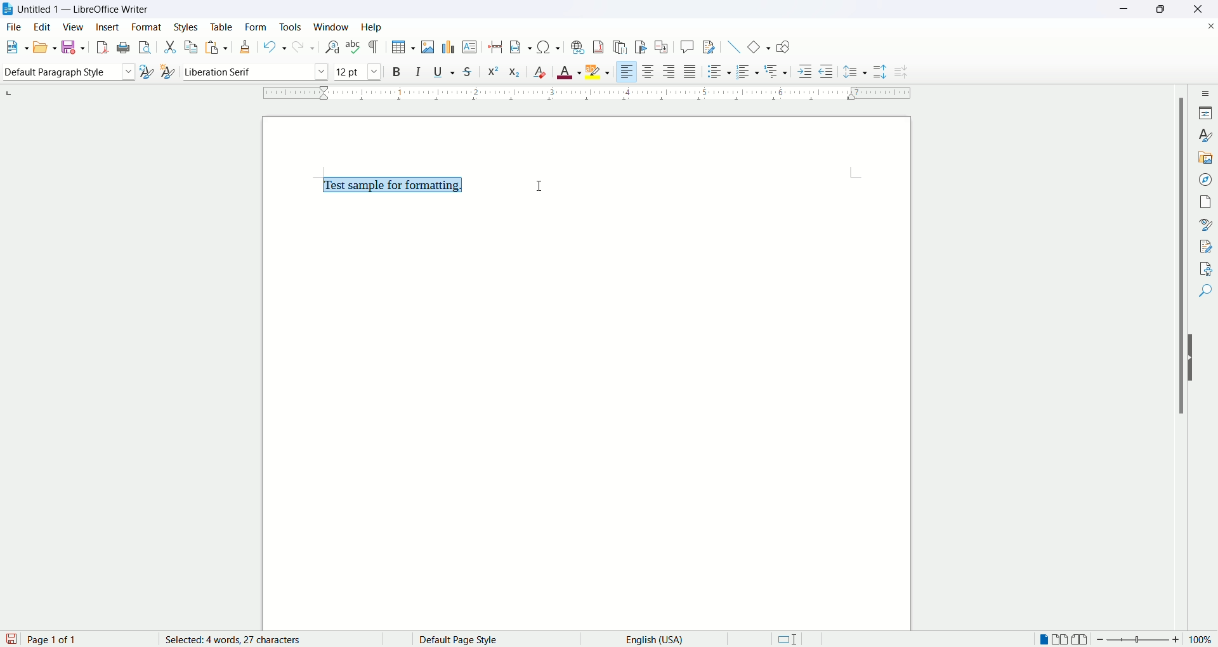 The height and width of the screenshot is (647, 1218). Describe the element at coordinates (374, 27) in the screenshot. I see `help` at that location.